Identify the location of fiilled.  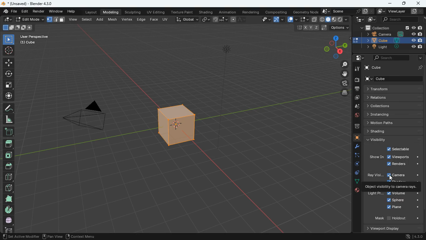
(9, 145).